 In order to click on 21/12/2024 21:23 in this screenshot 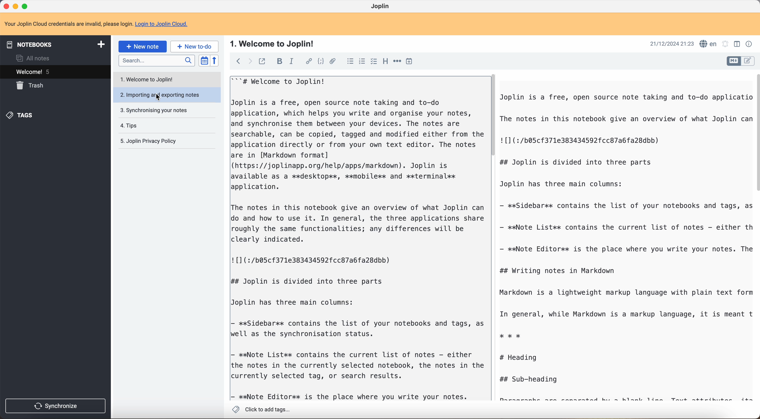, I will do `click(669, 43)`.